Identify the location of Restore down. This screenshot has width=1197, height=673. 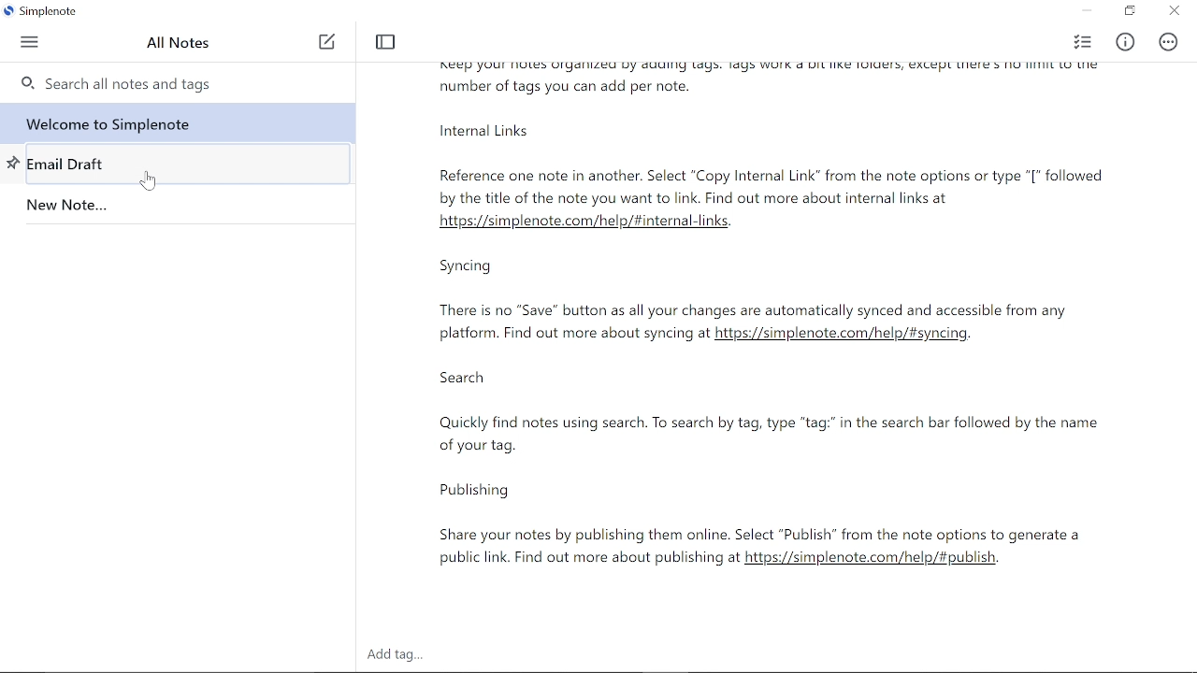
(1130, 12).